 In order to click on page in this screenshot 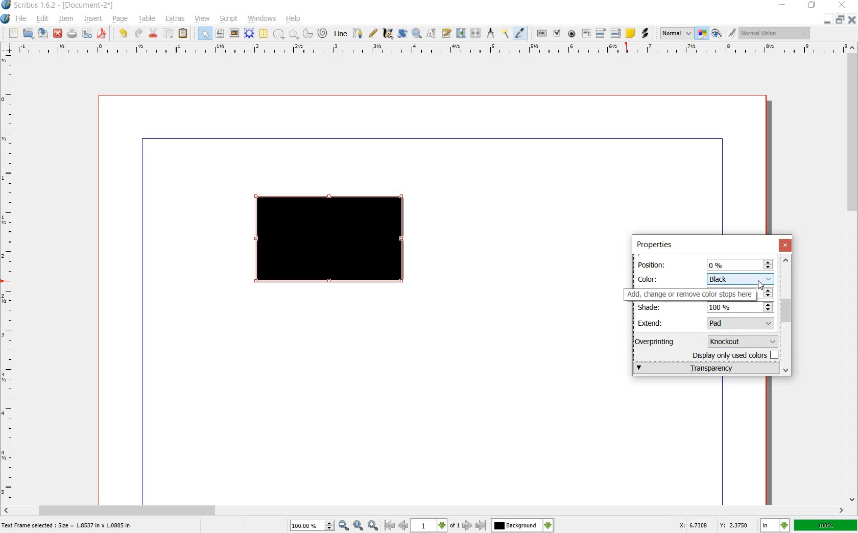, I will do `click(121, 19)`.